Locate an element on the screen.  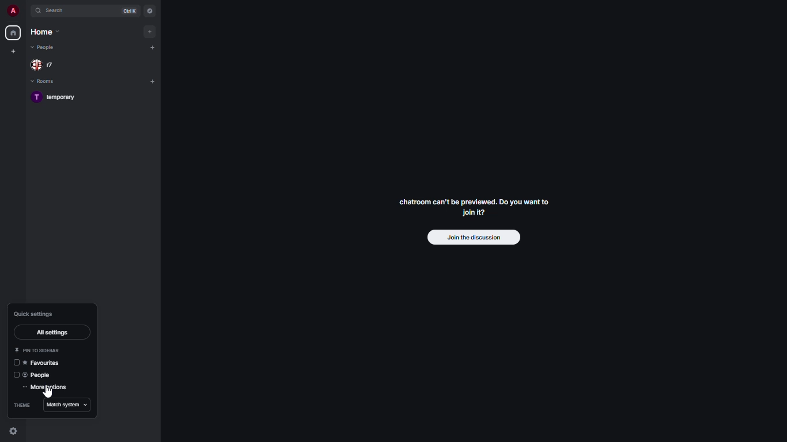
people is located at coordinates (40, 376).